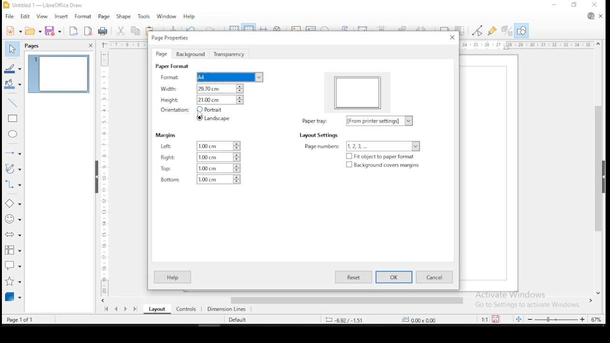 The width and height of the screenshot is (610, 343). Describe the element at coordinates (451, 37) in the screenshot. I see `close` at that location.